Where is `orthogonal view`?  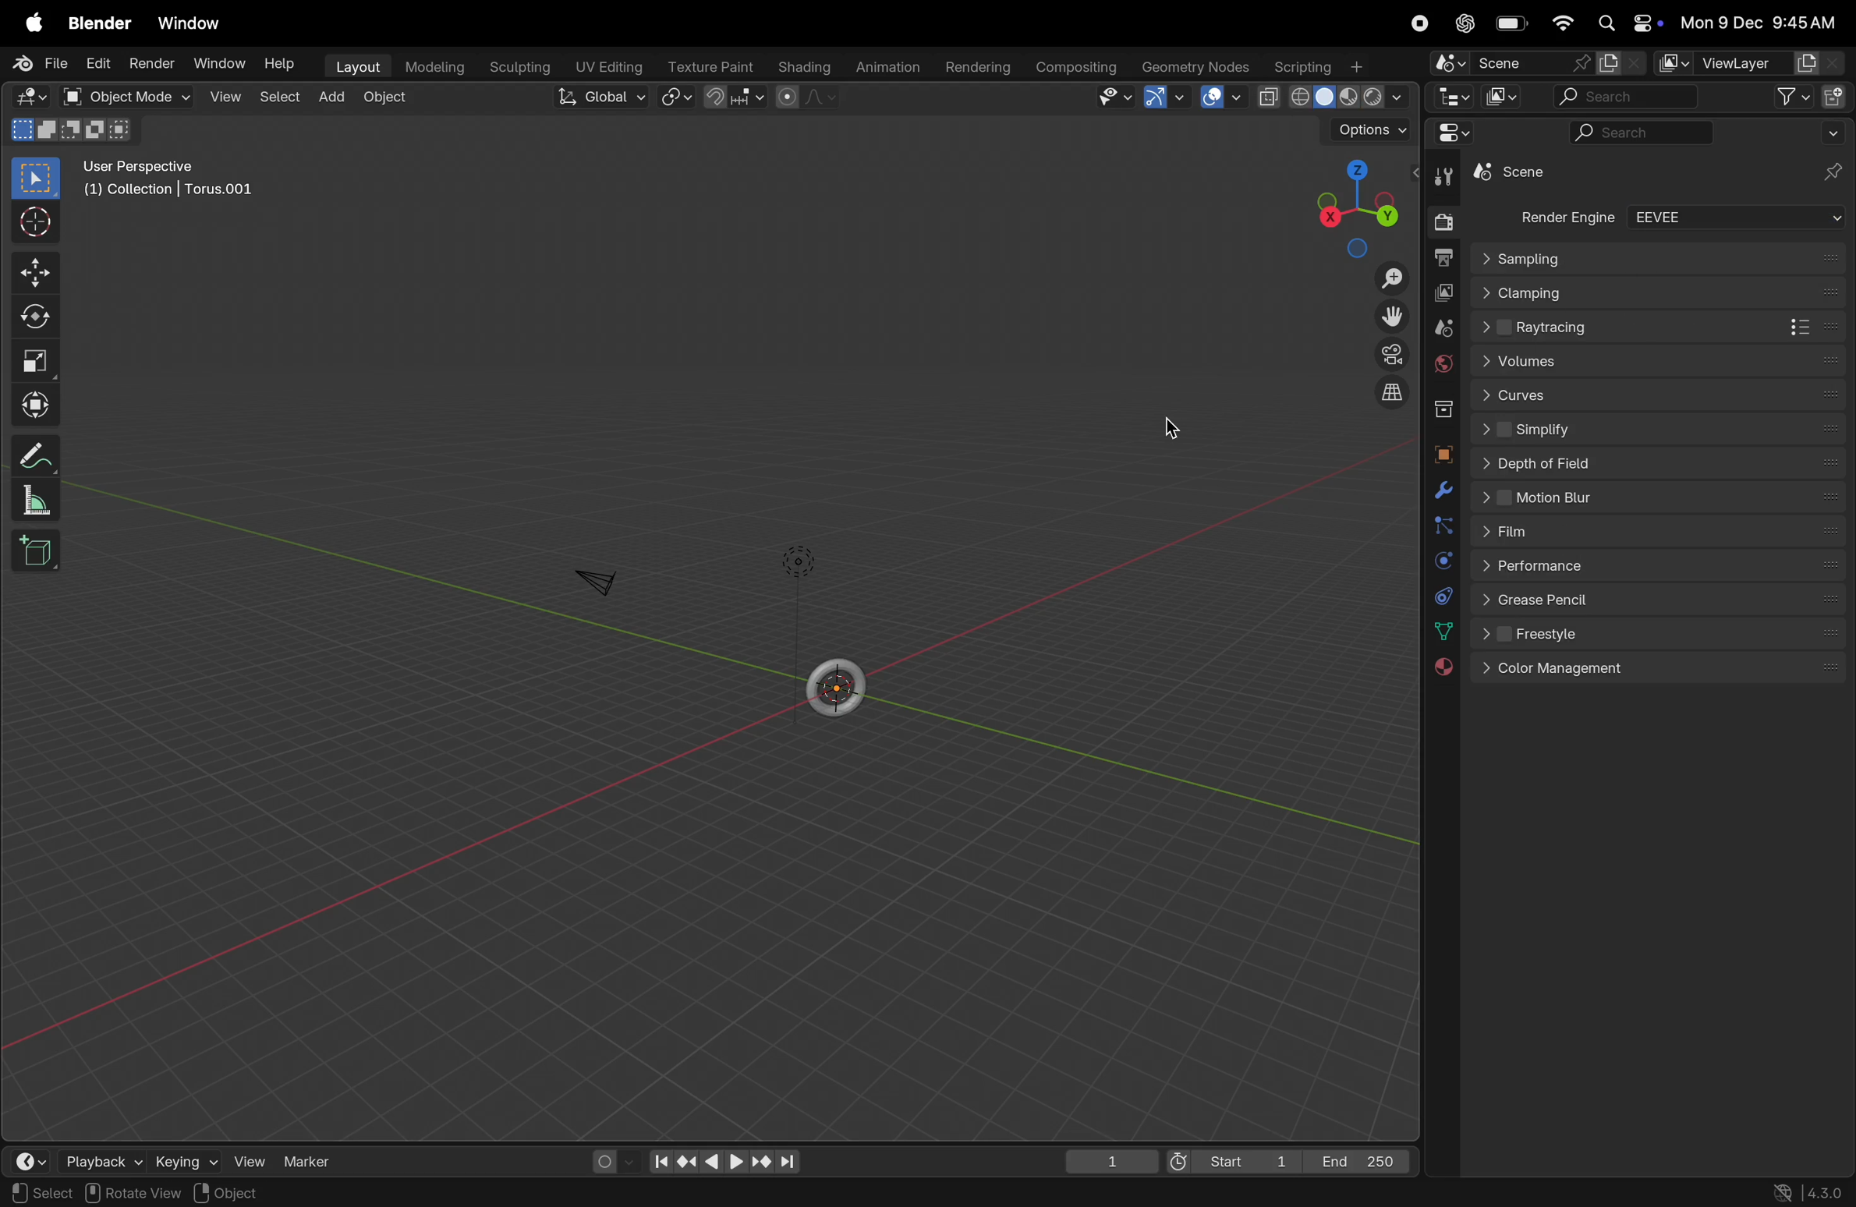
orthogonal view is located at coordinates (1396, 398).